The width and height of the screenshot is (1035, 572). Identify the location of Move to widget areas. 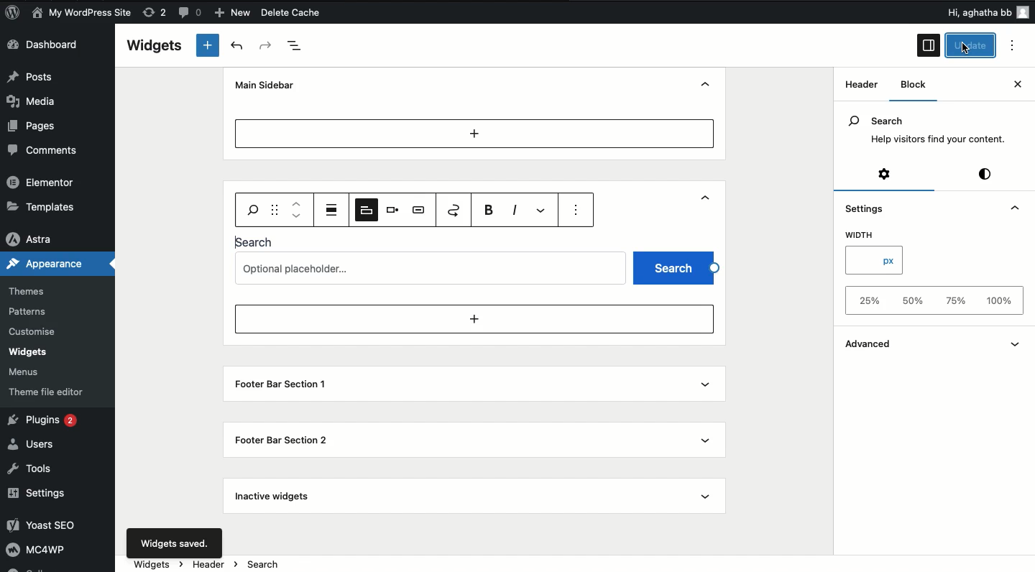
(455, 210).